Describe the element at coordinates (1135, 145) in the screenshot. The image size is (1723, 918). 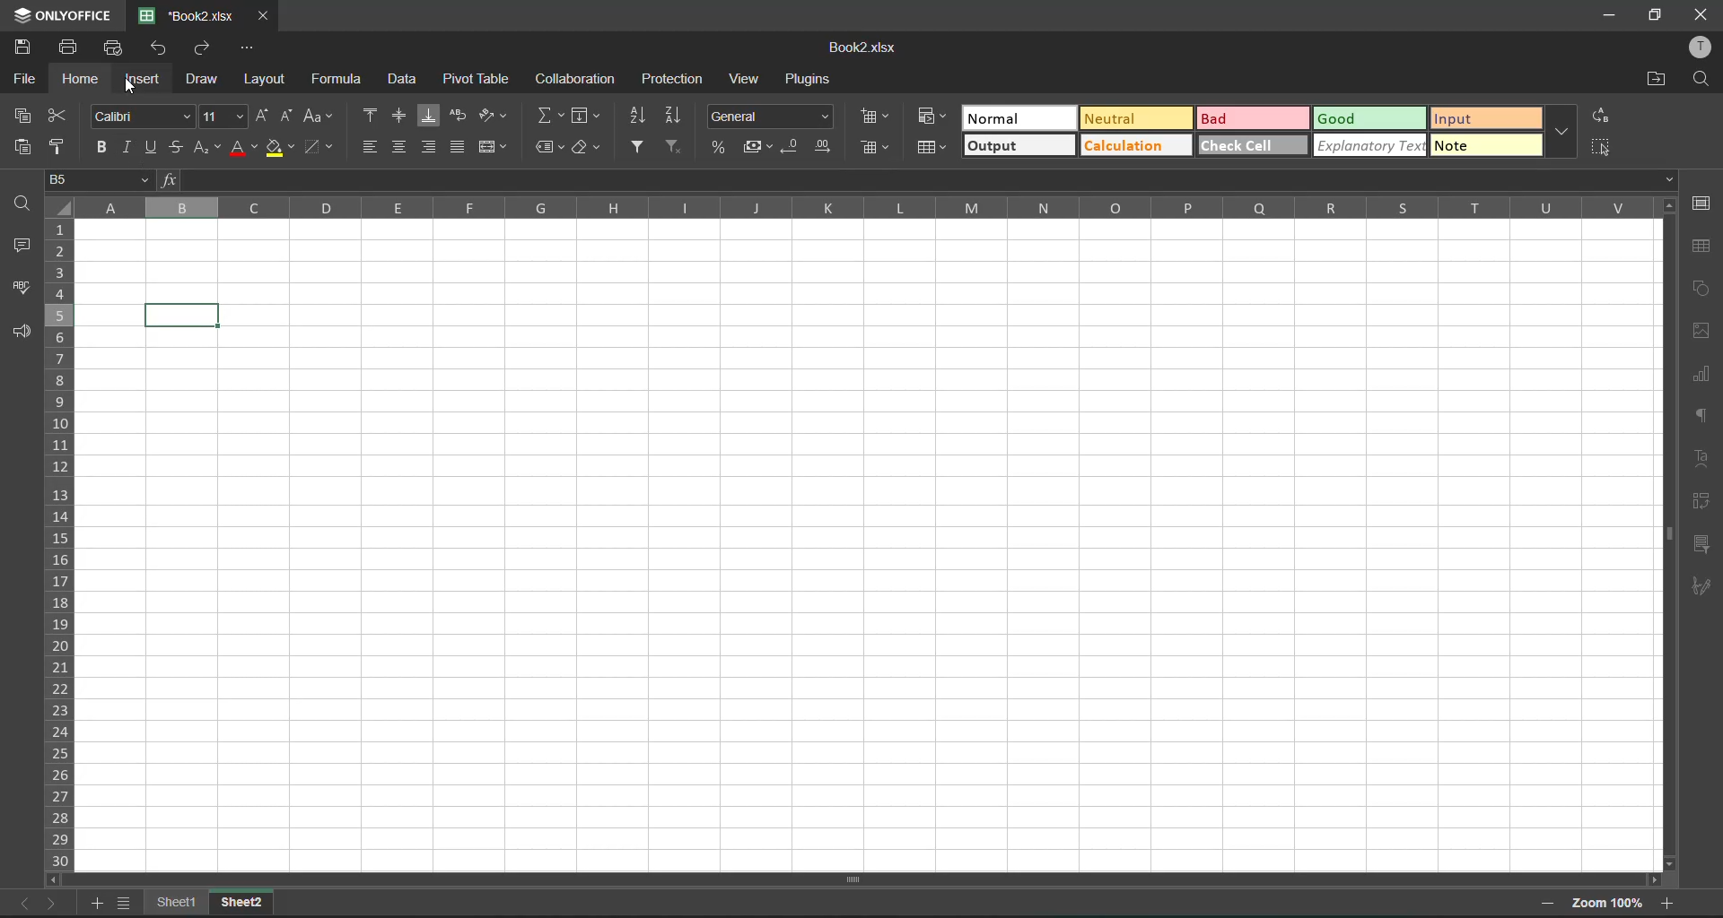
I see `calculation` at that location.